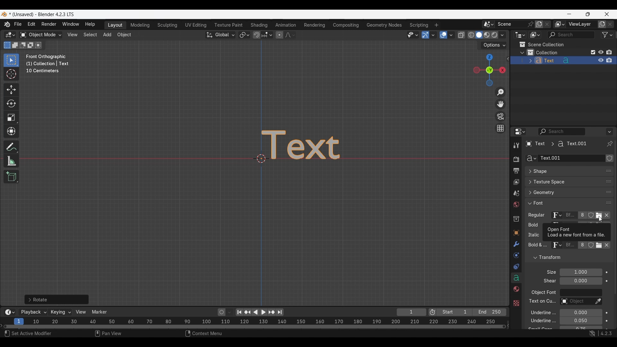  What do you see at coordinates (539, 329) in the screenshot?
I see `text` at bounding box center [539, 329].